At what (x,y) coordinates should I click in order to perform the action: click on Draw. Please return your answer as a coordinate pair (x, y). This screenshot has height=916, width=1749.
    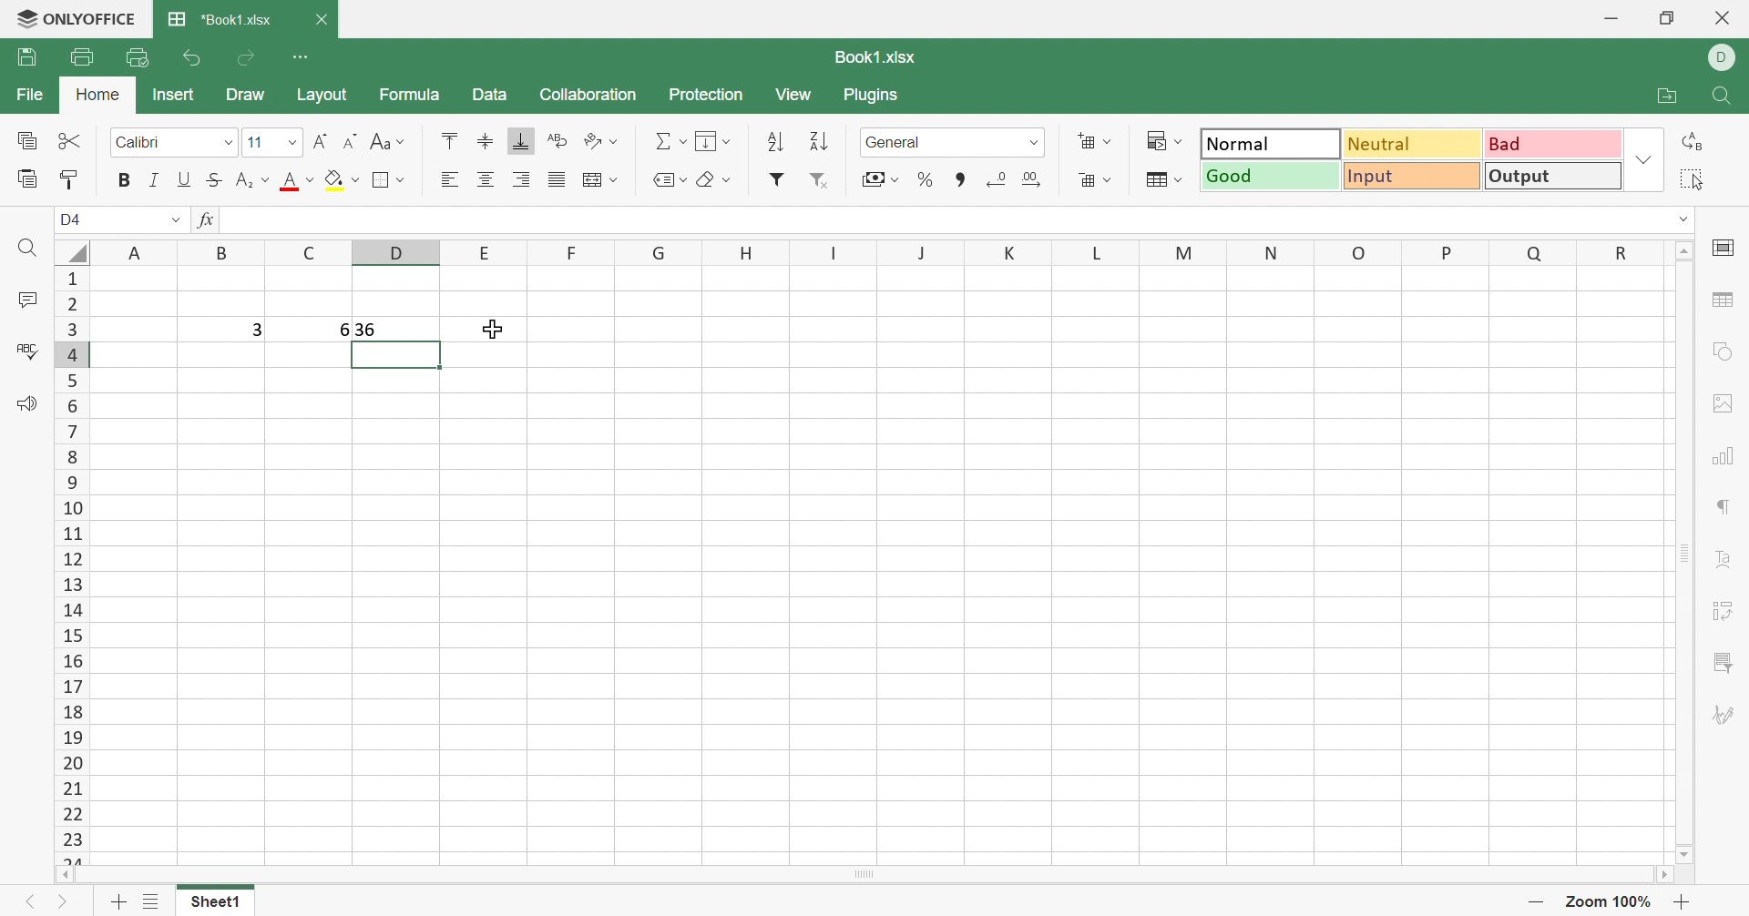
    Looking at the image, I should click on (245, 93).